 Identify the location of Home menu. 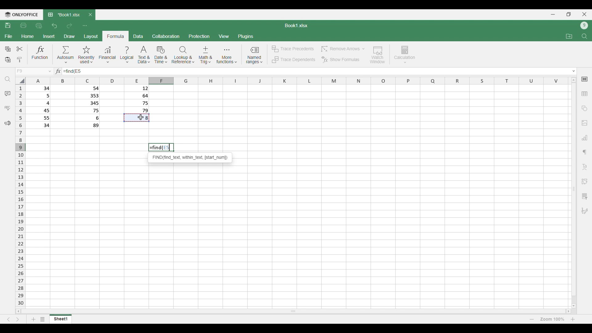
(27, 36).